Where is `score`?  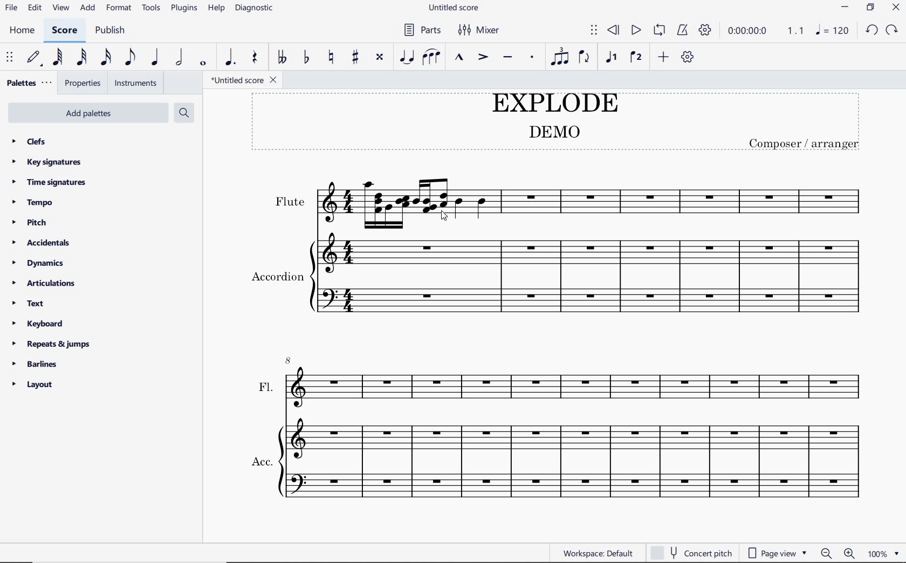 score is located at coordinates (65, 31).